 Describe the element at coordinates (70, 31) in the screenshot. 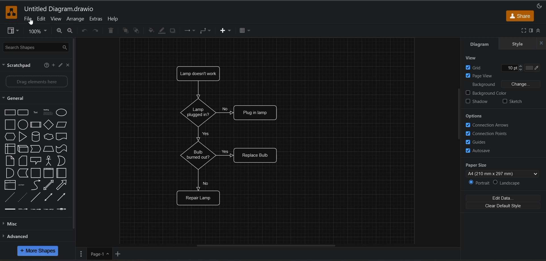

I see `zoom out` at that location.